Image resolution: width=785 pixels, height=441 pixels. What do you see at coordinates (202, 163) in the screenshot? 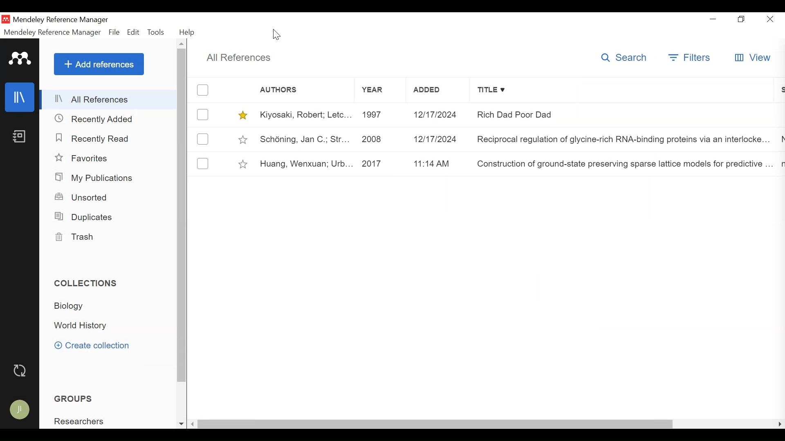
I see `(un)select` at bounding box center [202, 163].